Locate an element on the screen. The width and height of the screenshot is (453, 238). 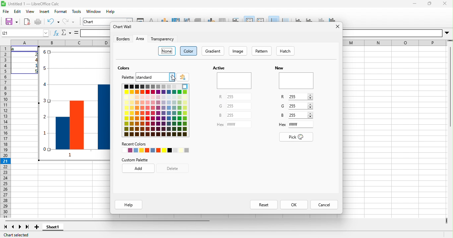
pick color is located at coordinates (296, 137).